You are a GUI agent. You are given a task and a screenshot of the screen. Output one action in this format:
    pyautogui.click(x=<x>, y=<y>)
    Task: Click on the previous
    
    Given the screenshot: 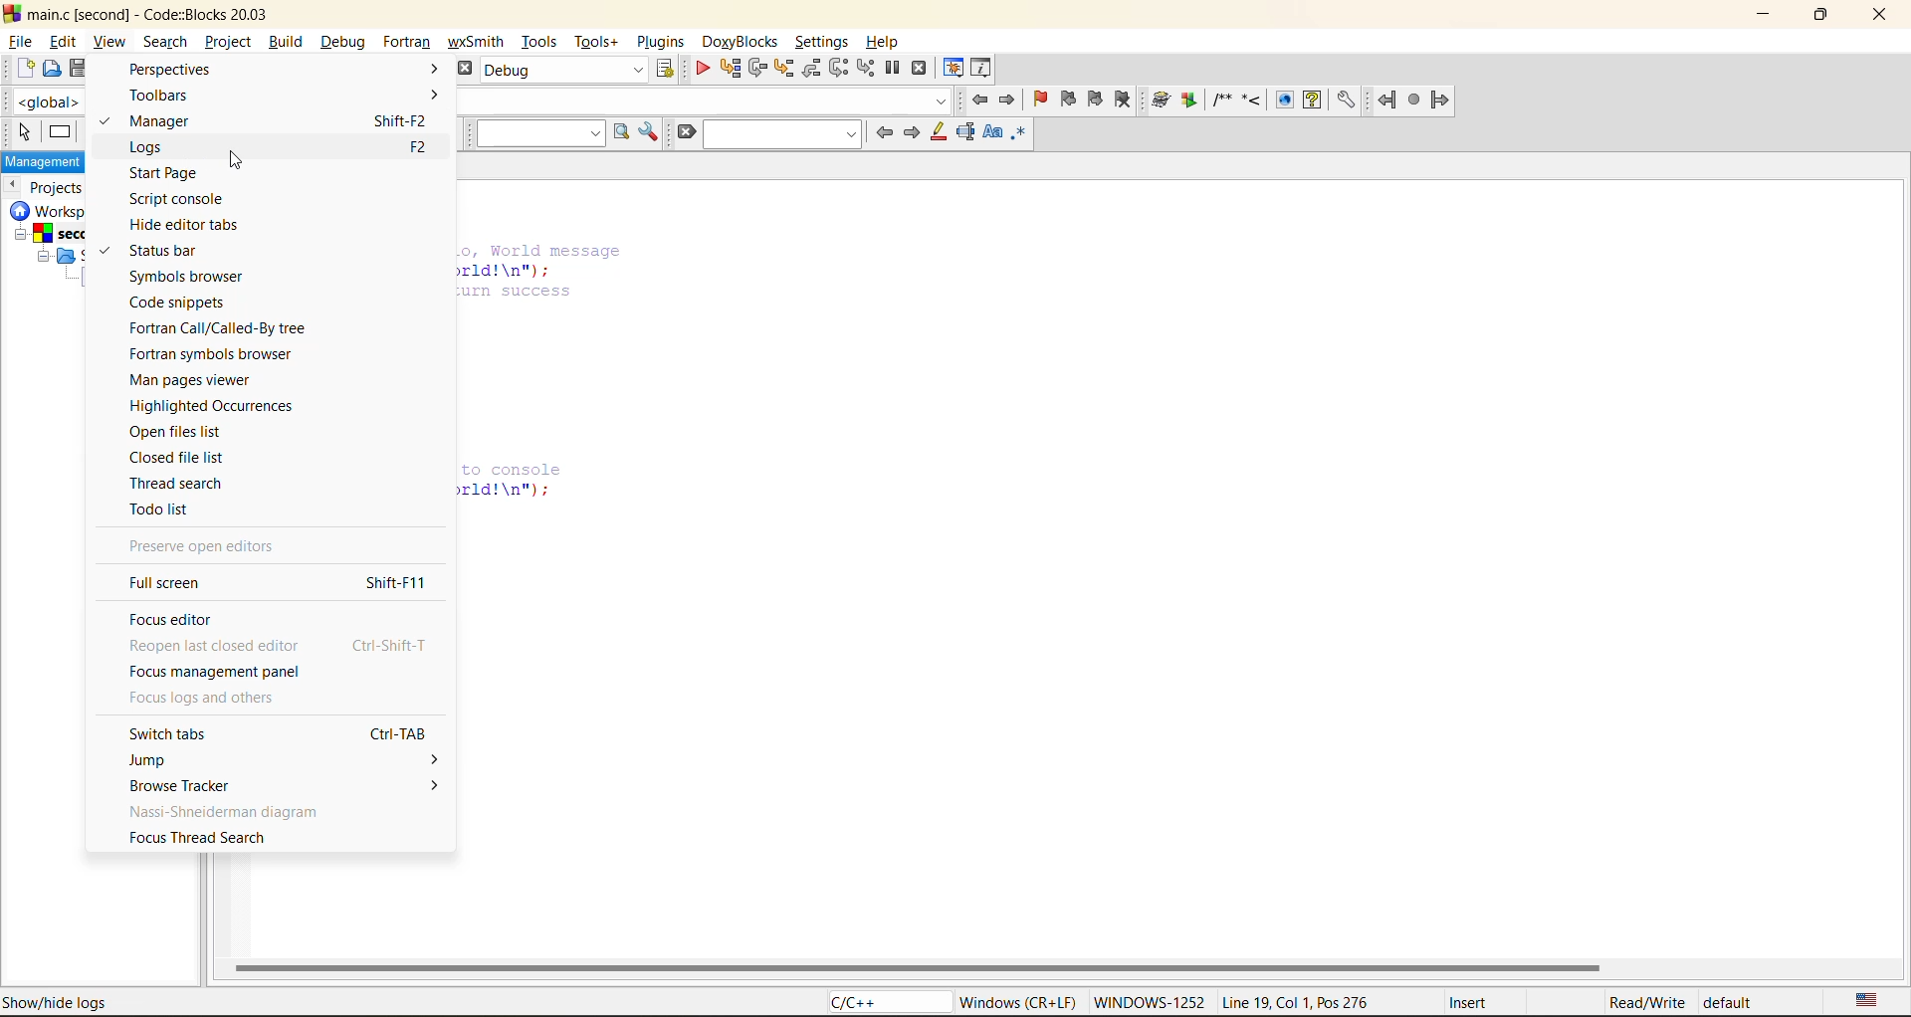 What is the action you would take?
    pyautogui.click(x=15, y=186)
    